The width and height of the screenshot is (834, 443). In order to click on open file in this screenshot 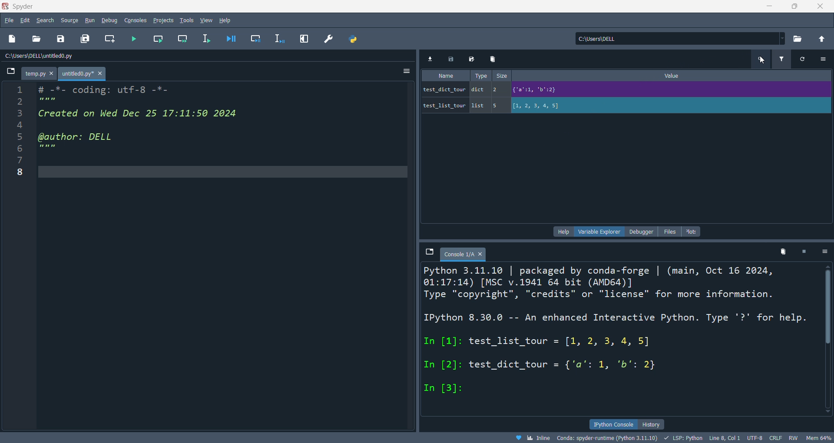, I will do `click(13, 39)`.